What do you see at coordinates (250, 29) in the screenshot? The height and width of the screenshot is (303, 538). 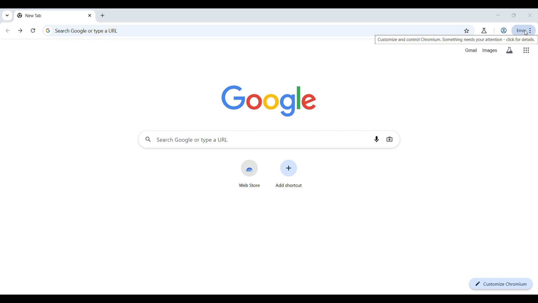 I see `Search Google or type a url ` at bounding box center [250, 29].